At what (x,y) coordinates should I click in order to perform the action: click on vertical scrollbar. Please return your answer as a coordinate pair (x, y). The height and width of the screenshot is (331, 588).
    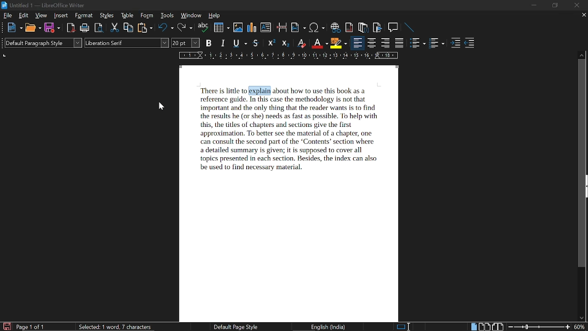
    Looking at the image, I should click on (583, 164).